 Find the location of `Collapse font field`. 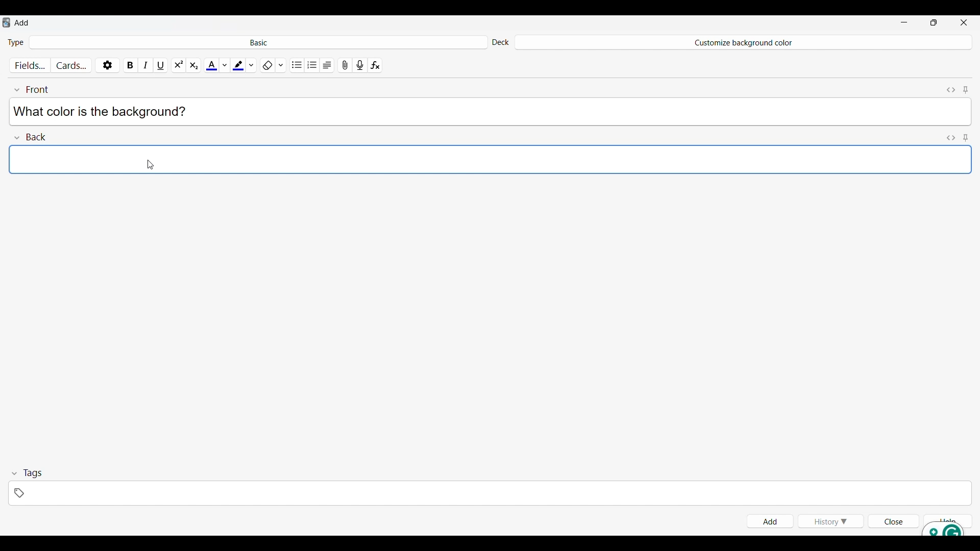

Collapse font field is located at coordinates (31, 88).